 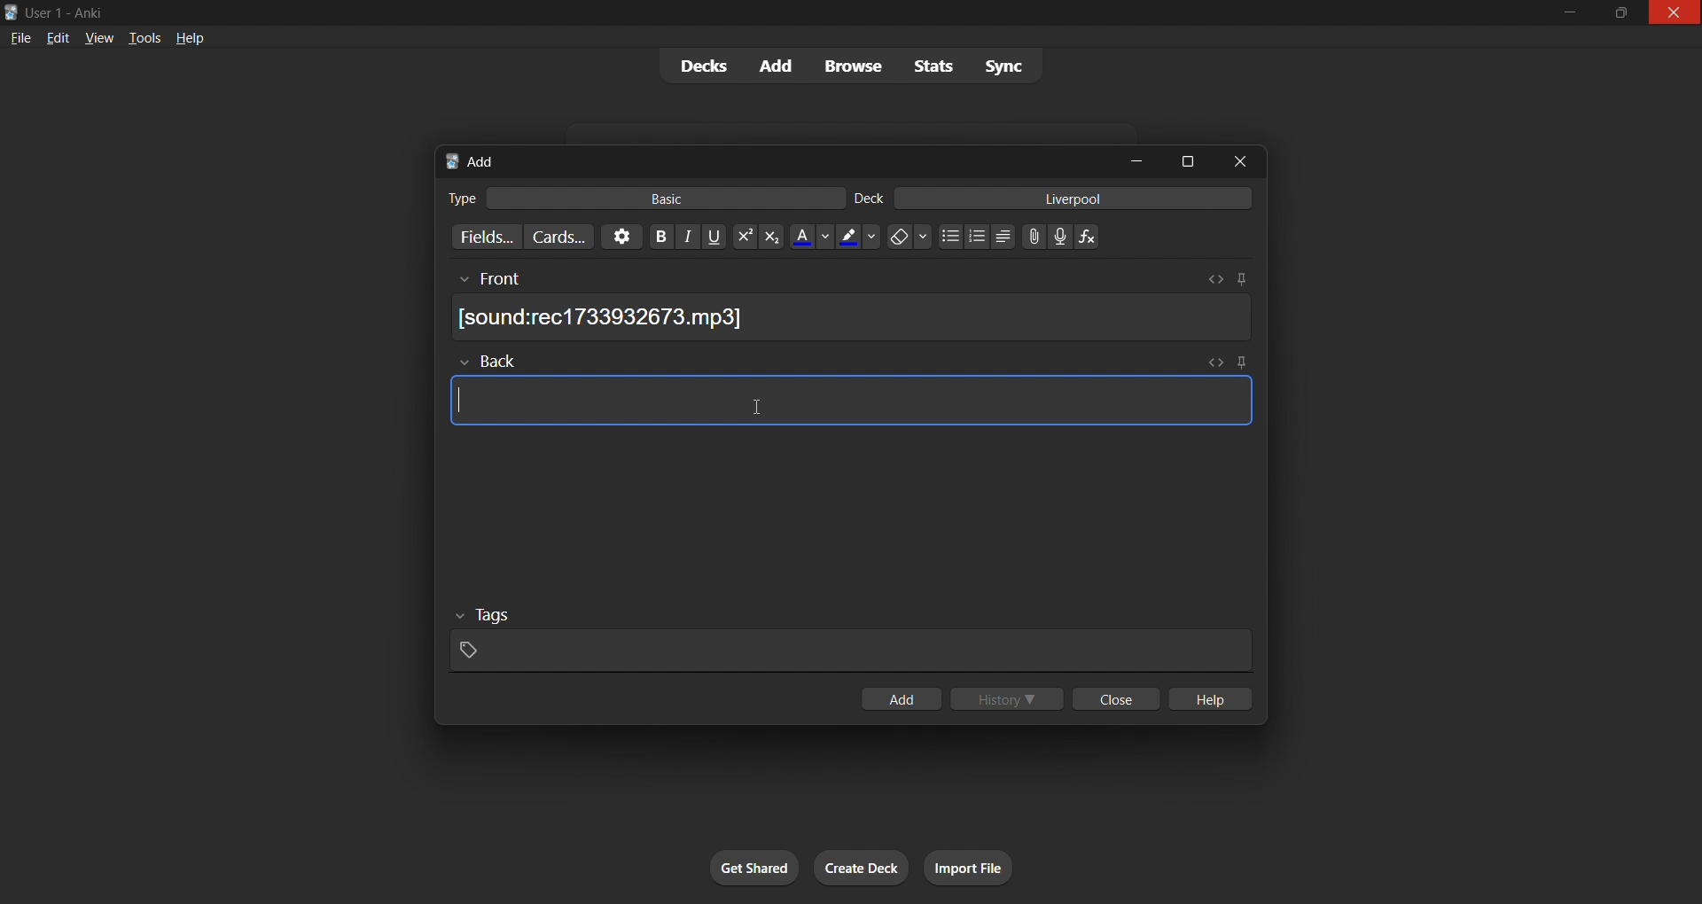 What do you see at coordinates (686, 238) in the screenshot?
I see `italic` at bounding box center [686, 238].